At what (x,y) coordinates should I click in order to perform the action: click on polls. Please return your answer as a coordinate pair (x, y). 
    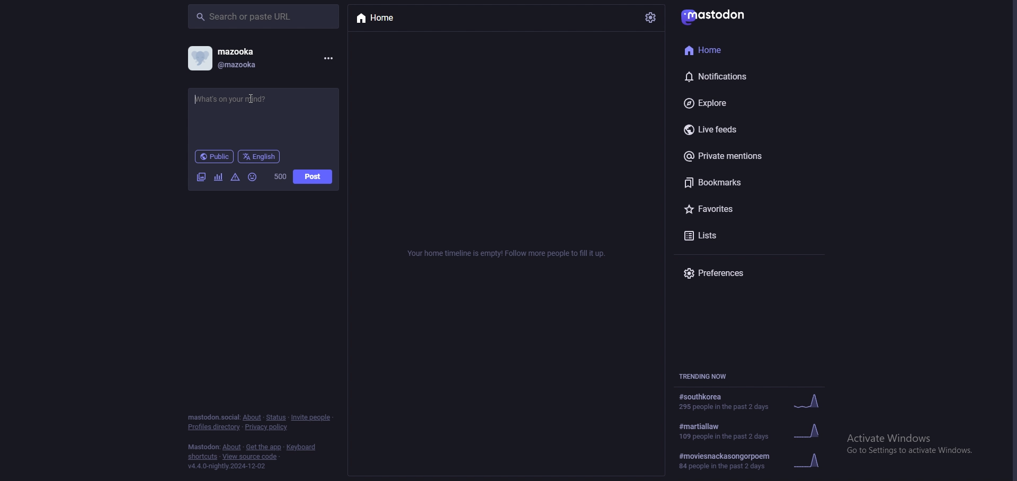
    Looking at the image, I should click on (218, 177).